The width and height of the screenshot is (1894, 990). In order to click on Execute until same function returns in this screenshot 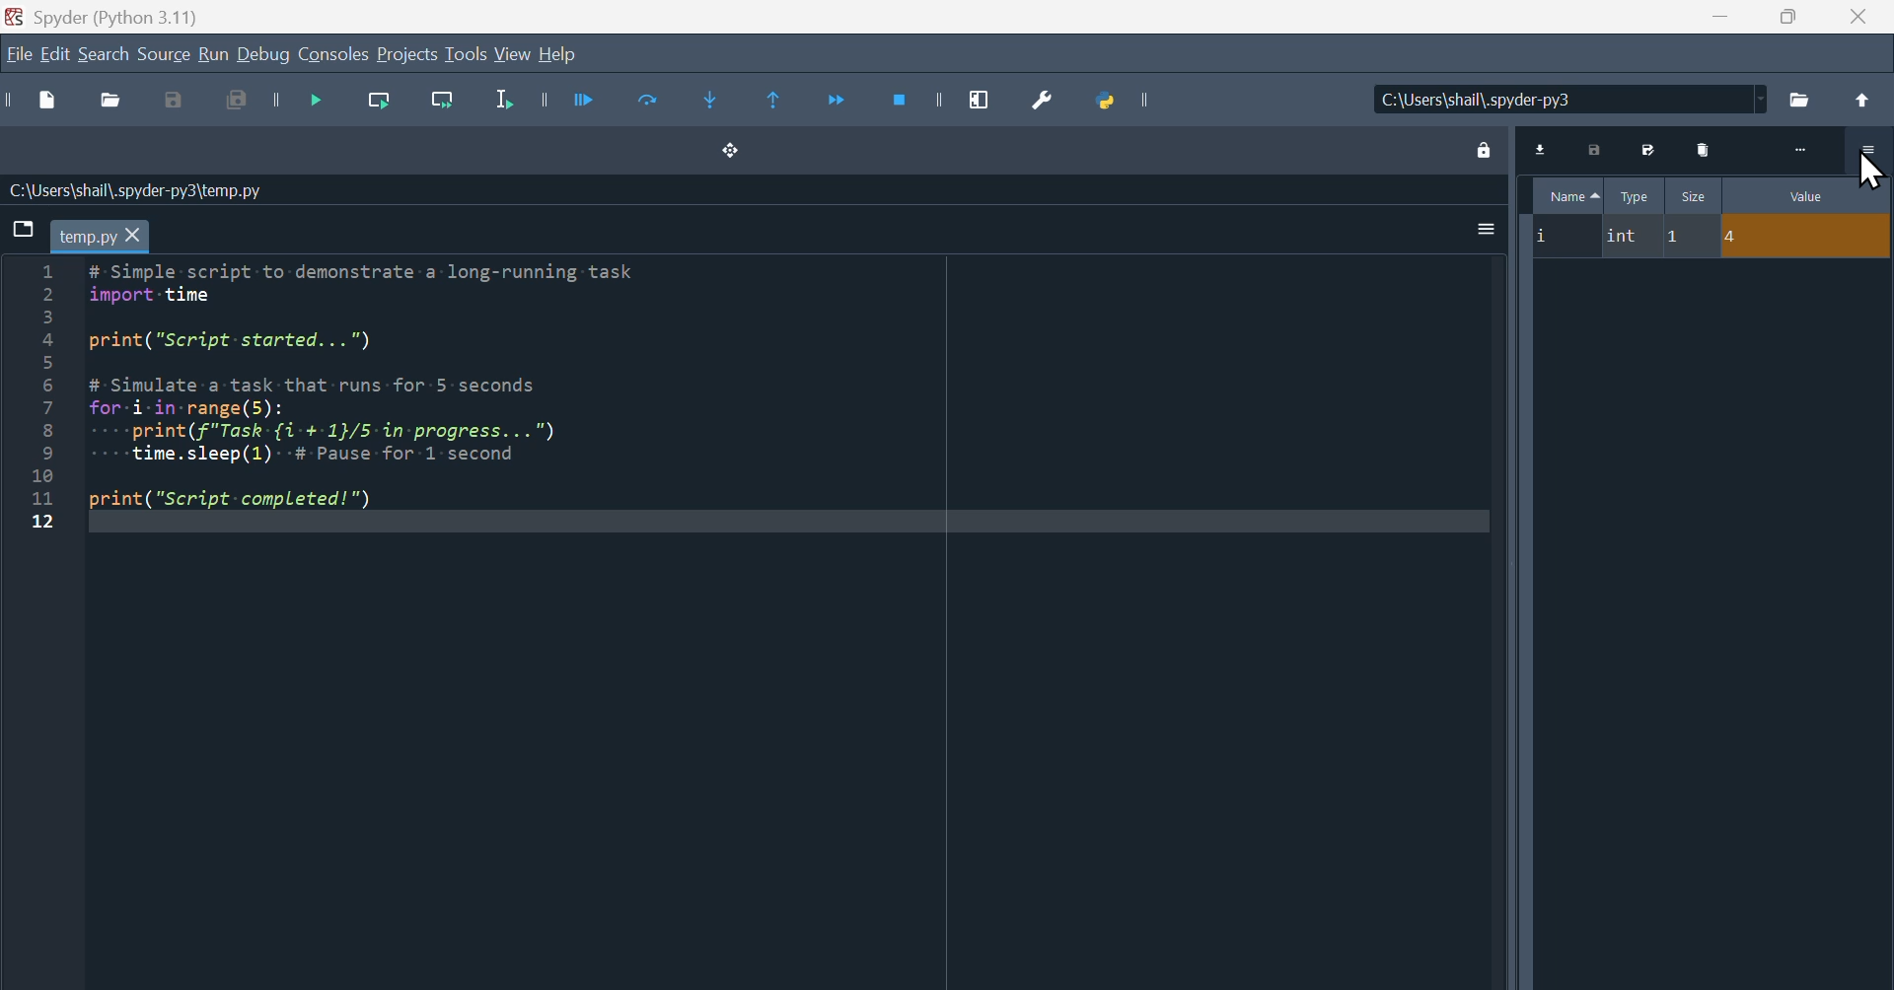, I will do `click(775, 104)`.